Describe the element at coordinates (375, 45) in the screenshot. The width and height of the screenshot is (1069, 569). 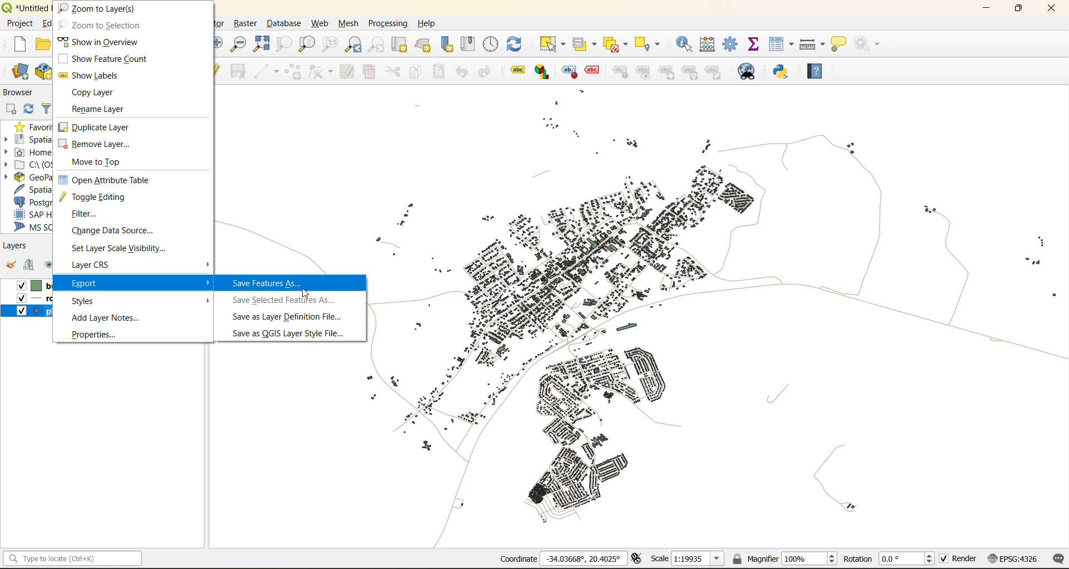
I see `zoom next` at that location.